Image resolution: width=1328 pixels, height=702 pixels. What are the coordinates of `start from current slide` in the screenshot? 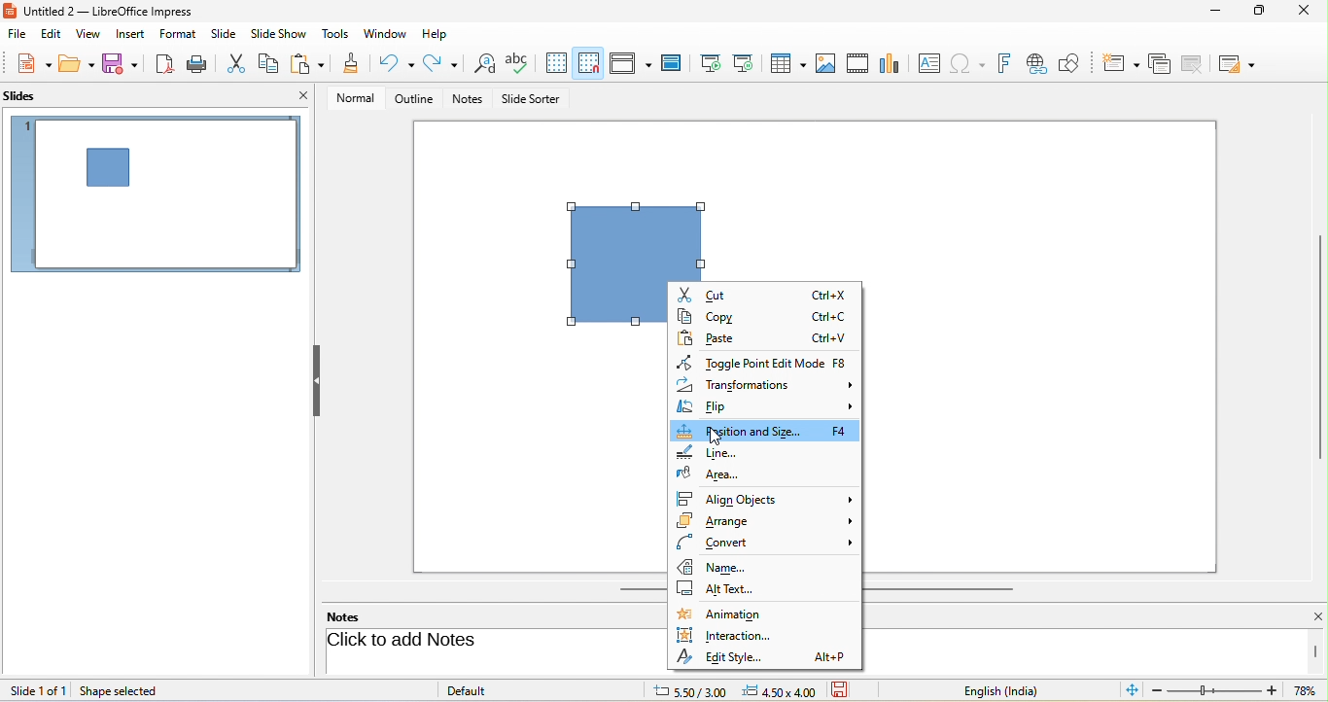 It's located at (749, 63).